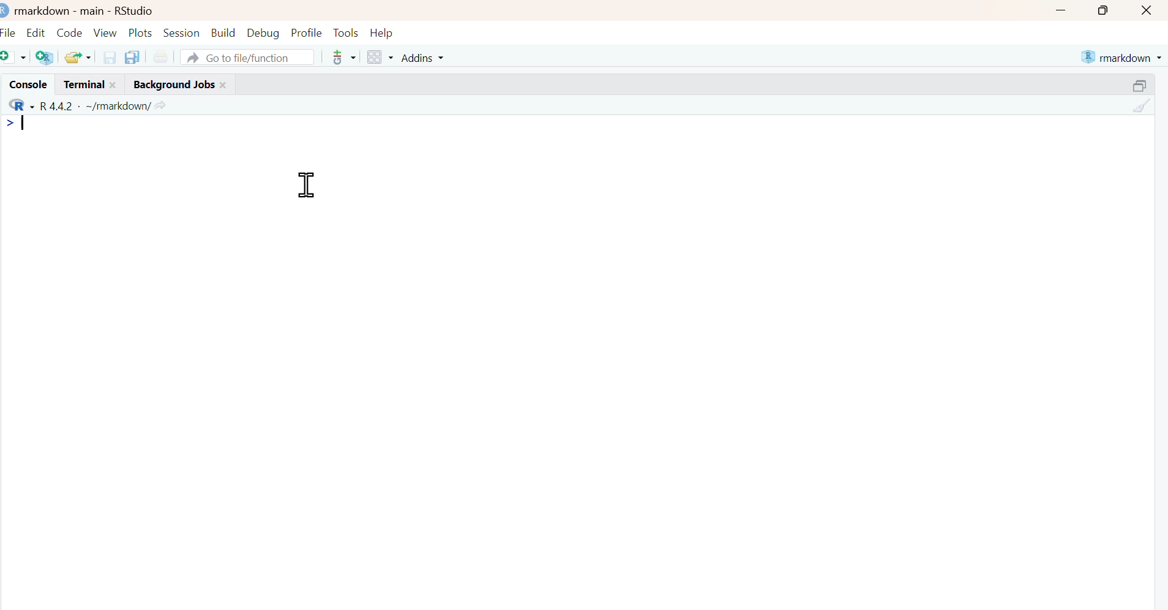  What do you see at coordinates (225, 83) in the screenshot?
I see `close` at bounding box center [225, 83].